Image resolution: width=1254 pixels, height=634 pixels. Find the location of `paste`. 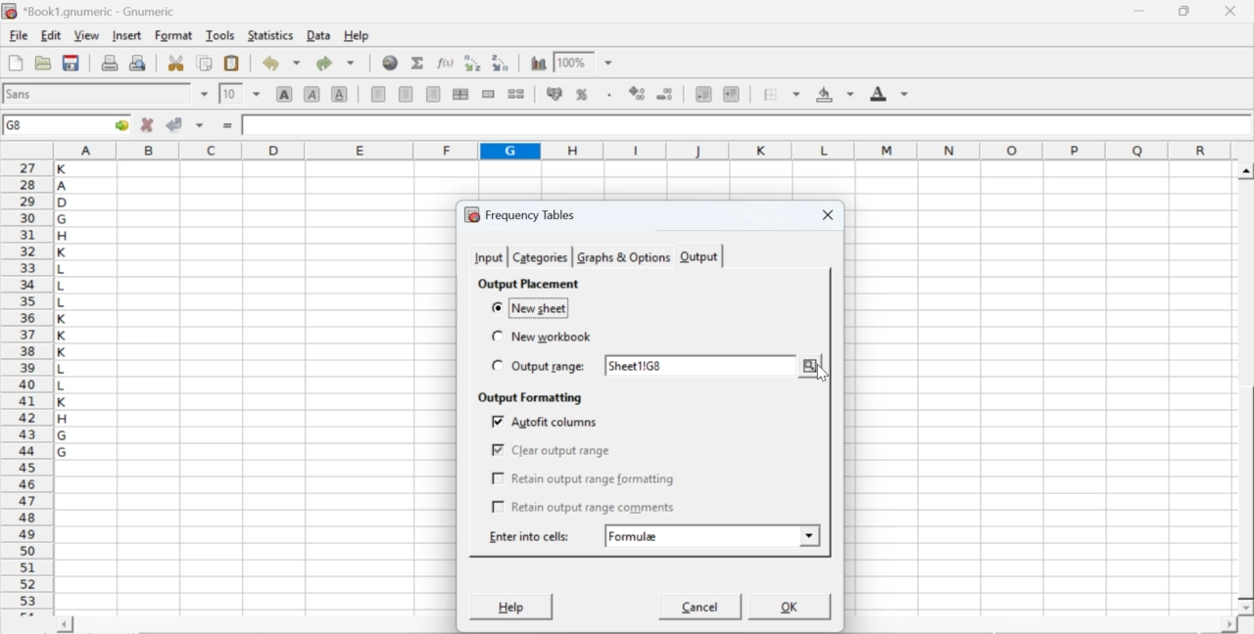

paste is located at coordinates (233, 64).